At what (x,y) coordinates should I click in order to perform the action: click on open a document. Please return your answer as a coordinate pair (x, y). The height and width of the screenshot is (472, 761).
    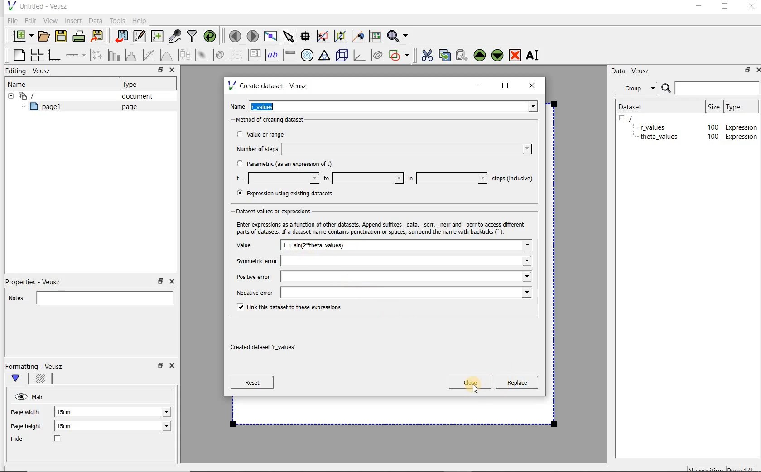
    Looking at the image, I should click on (45, 35).